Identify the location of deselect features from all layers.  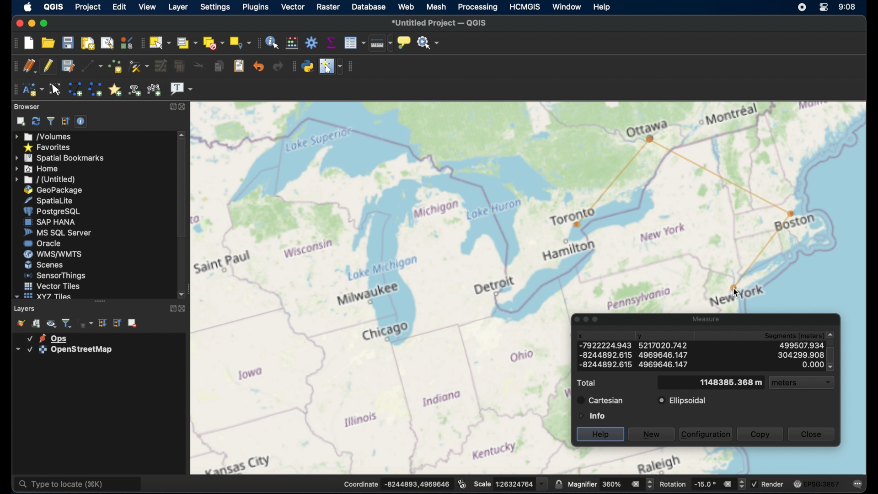
(213, 43).